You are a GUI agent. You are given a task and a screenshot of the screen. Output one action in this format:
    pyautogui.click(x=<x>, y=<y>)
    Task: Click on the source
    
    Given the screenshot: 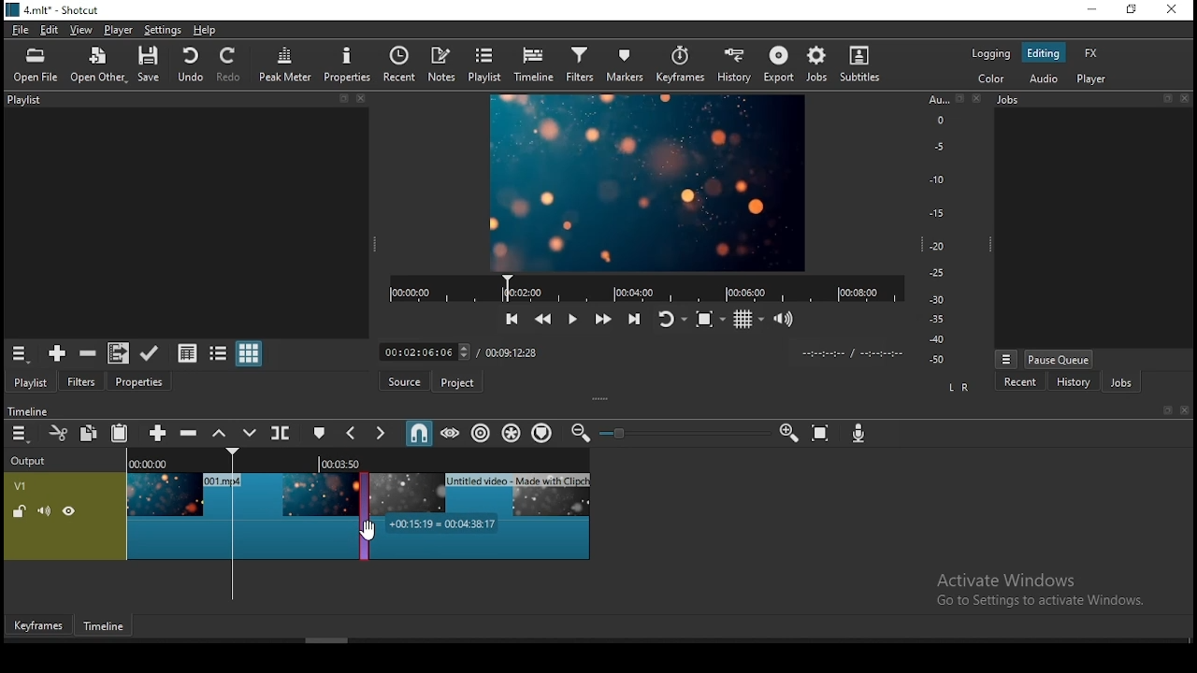 What is the action you would take?
    pyautogui.click(x=400, y=382)
    